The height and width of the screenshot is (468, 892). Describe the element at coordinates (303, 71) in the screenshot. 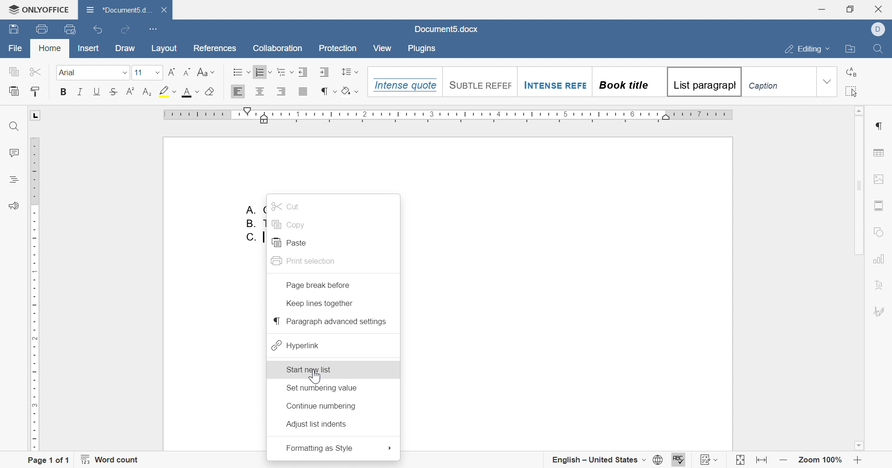

I see `Increase Indent` at that location.